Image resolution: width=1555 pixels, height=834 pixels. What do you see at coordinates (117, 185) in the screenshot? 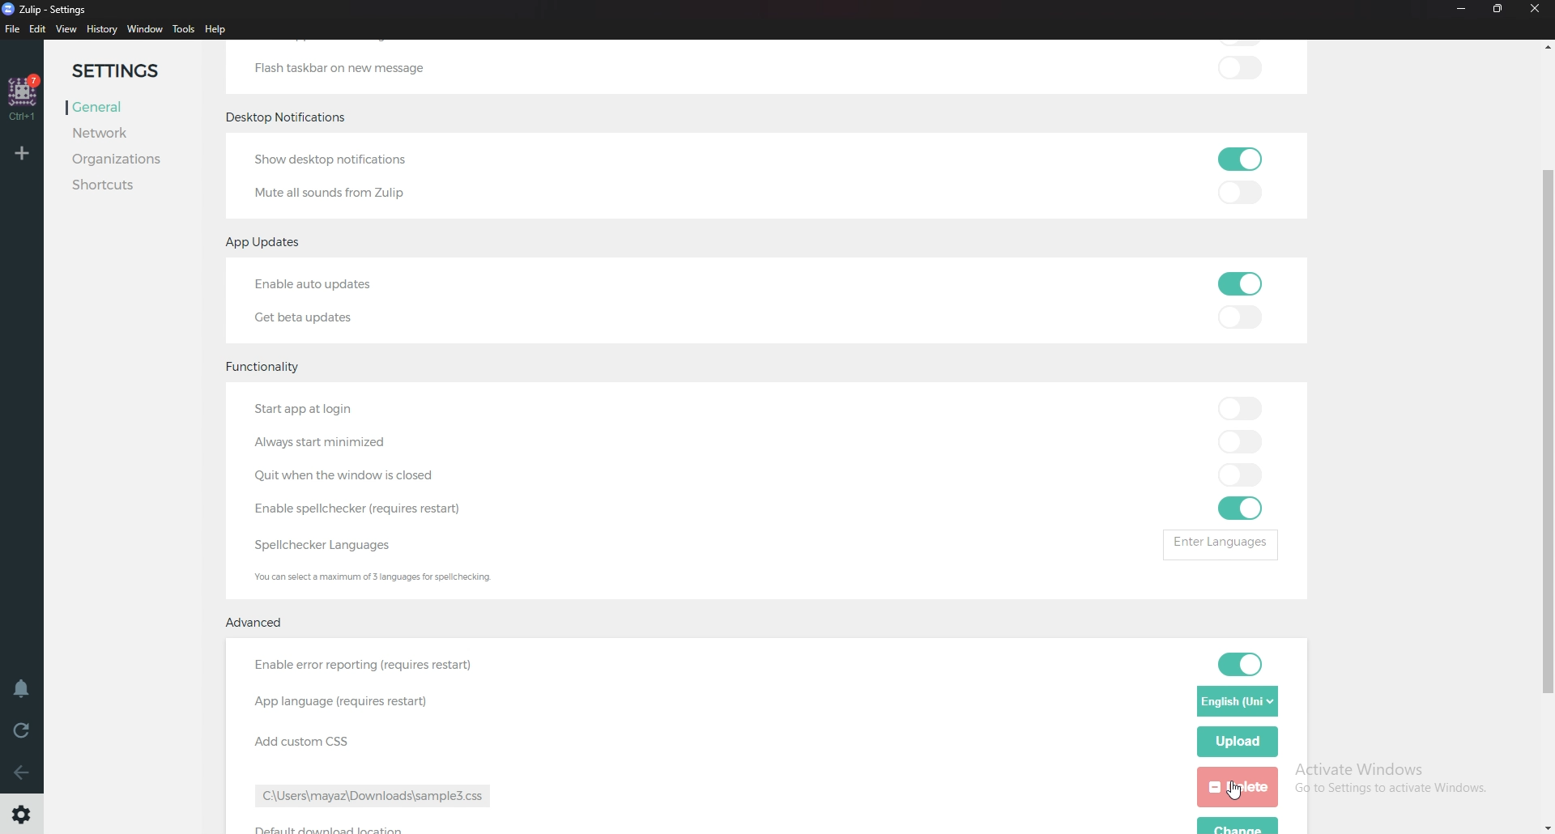
I see `Shortcuts` at bounding box center [117, 185].